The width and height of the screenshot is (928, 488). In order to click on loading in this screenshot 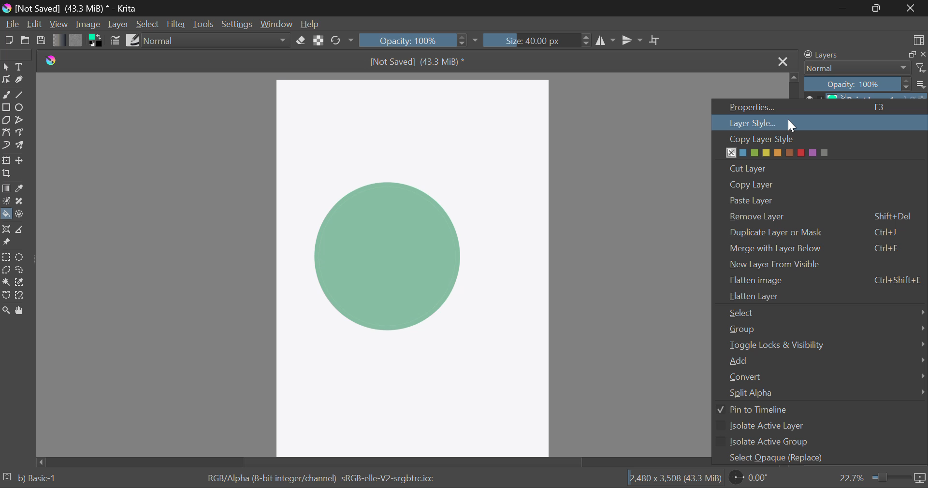, I will do `click(6, 475)`.